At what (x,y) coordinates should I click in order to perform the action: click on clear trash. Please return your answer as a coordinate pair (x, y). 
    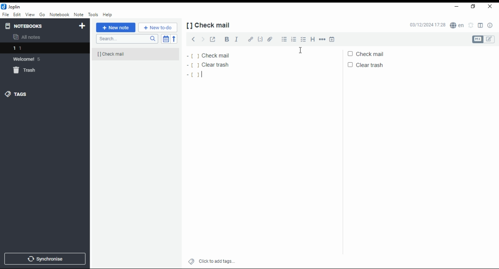
    Looking at the image, I should click on (370, 64).